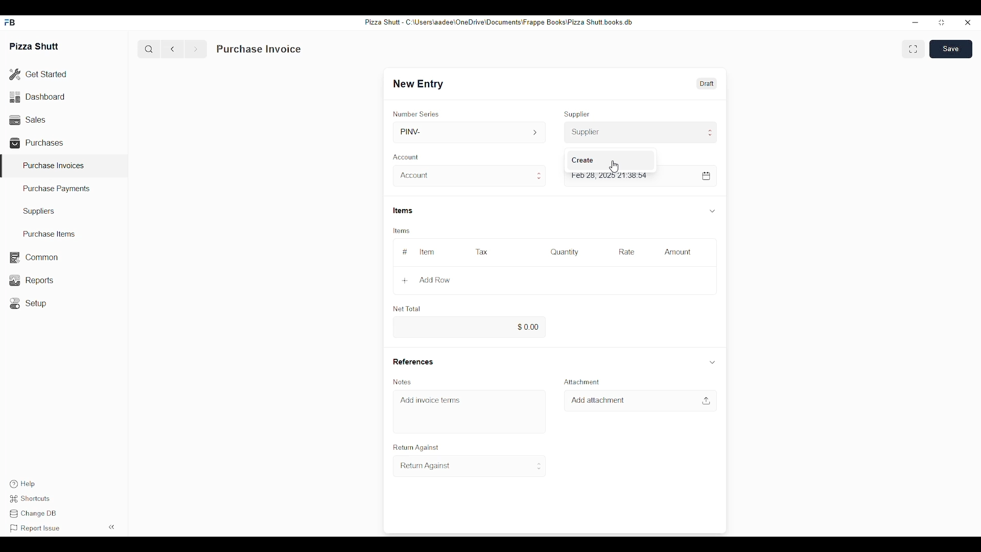 The width and height of the screenshot is (981, 552). I want to click on Dashboard, so click(38, 96).